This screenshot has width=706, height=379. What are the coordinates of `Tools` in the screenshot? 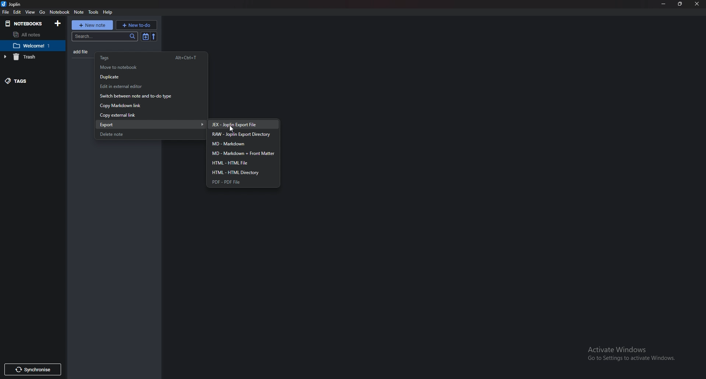 It's located at (93, 12).